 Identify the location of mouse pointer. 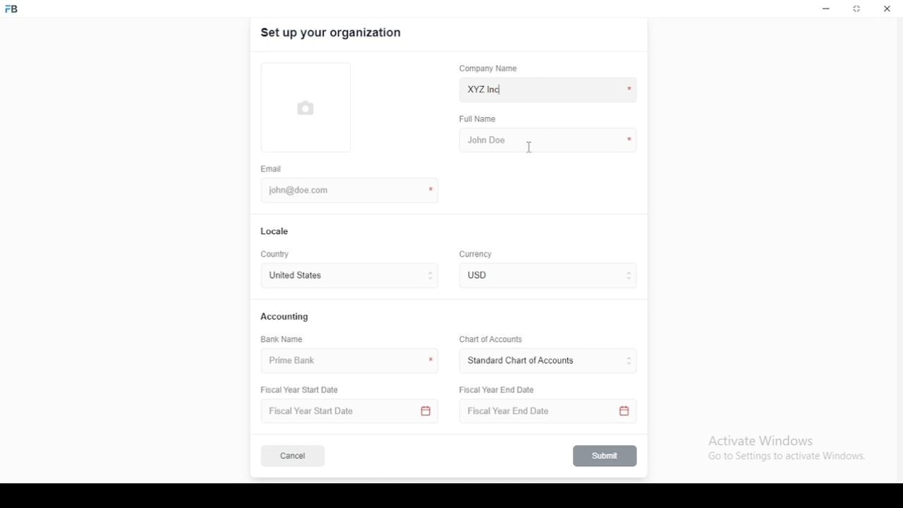
(530, 147).